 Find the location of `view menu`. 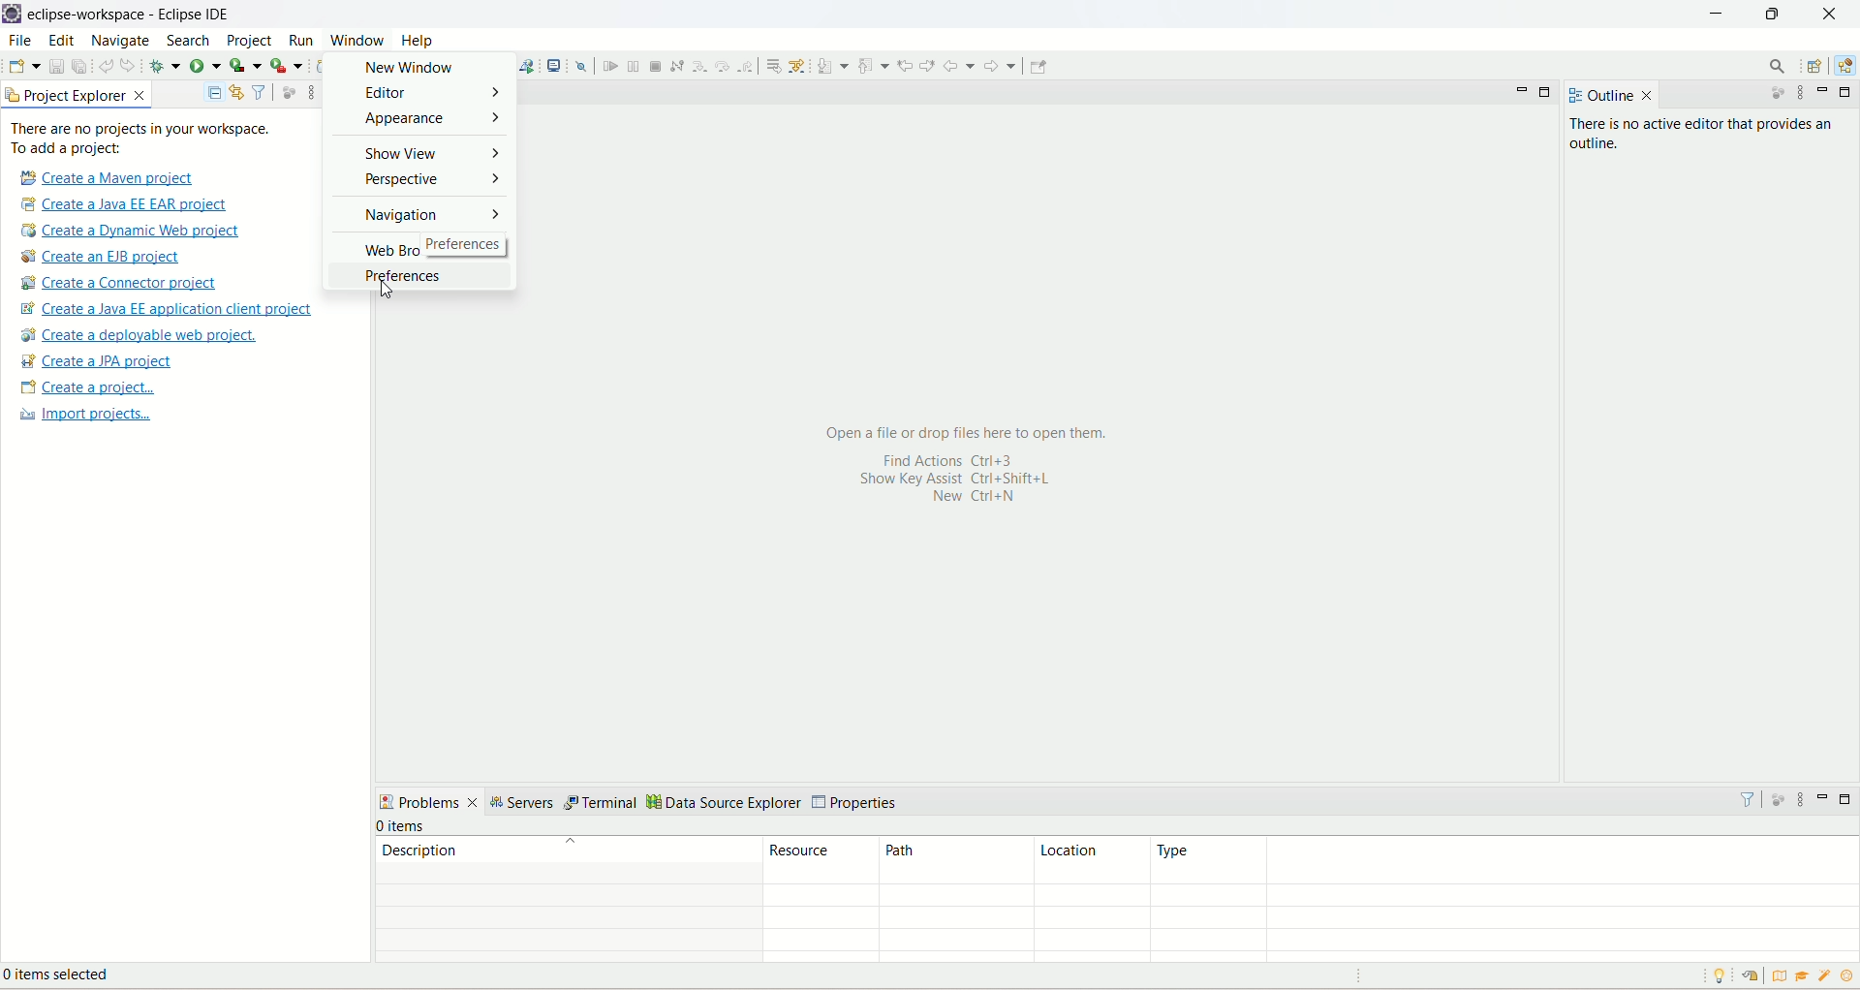

view menu is located at coordinates (306, 94).